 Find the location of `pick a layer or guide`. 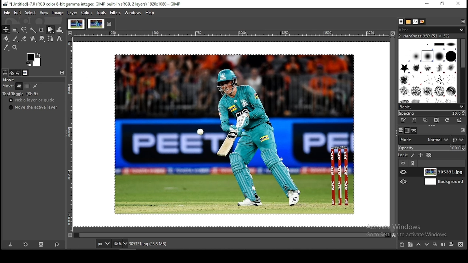

pick a layer or guide is located at coordinates (34, 100).